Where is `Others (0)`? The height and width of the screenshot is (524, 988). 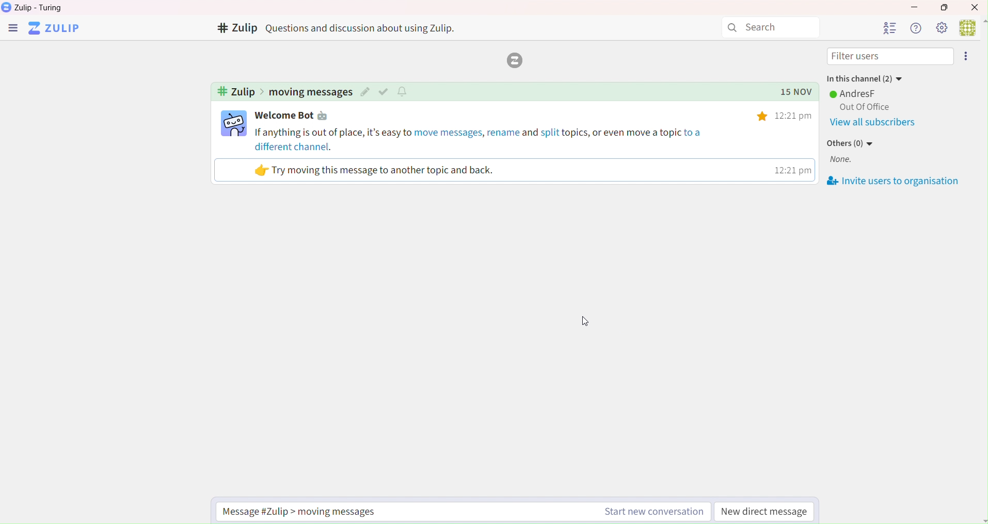 Others (0) is located at coordinates (852, 144).